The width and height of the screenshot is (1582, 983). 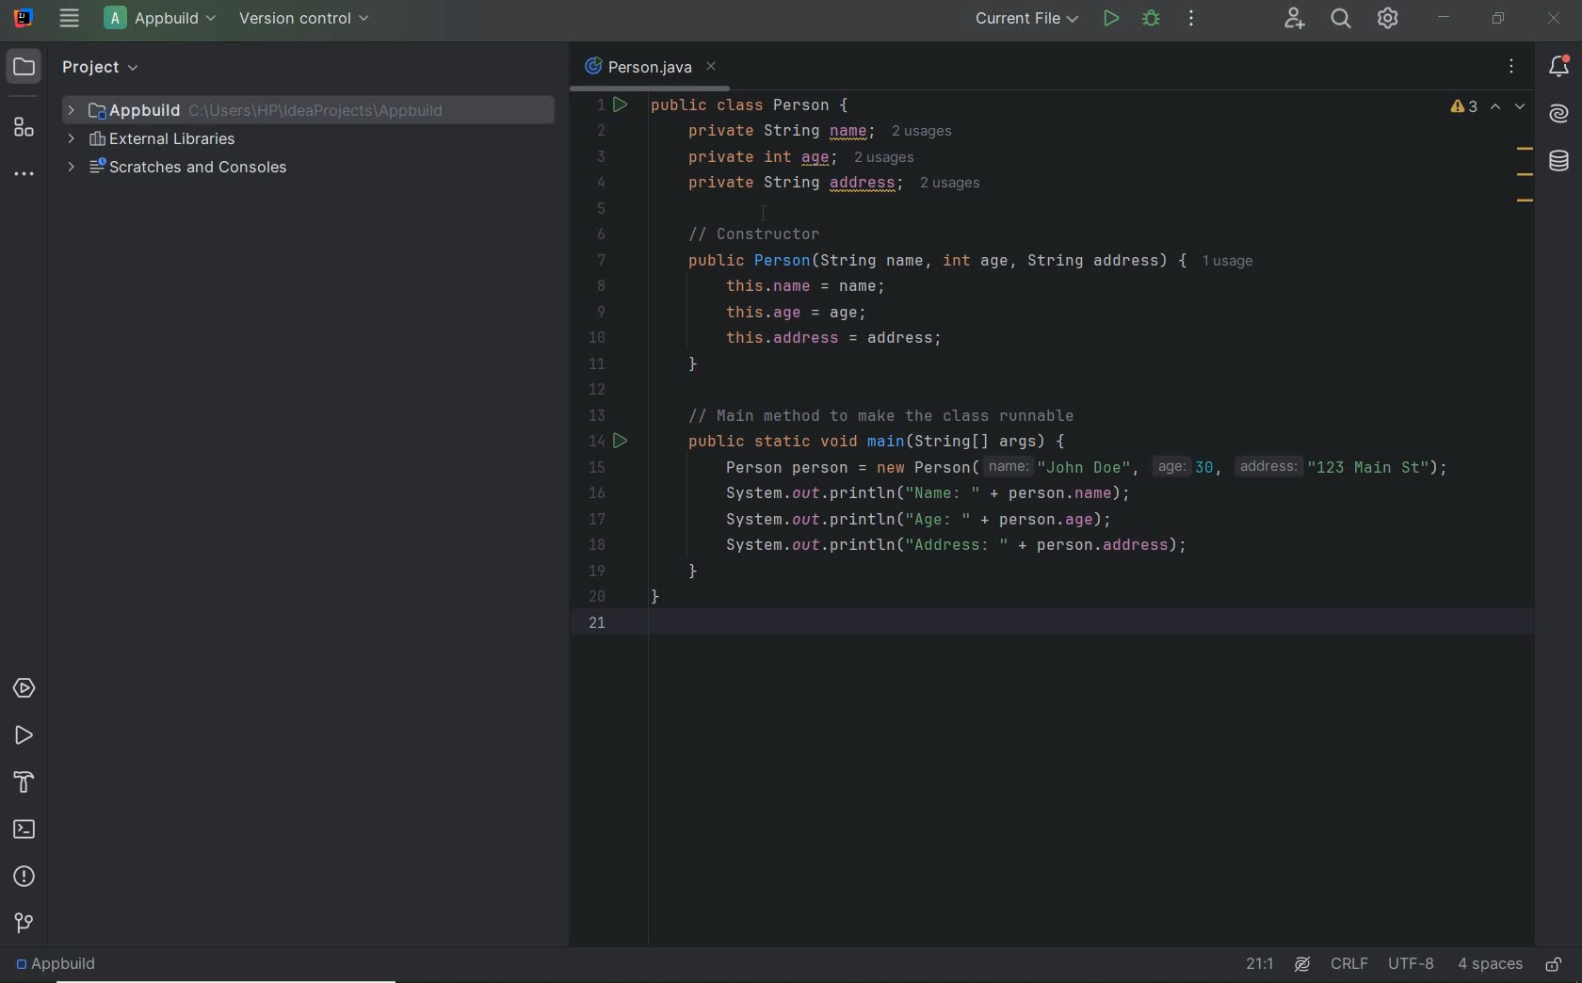 I want to click on AI Assistant, so click(x=1559, y=116).